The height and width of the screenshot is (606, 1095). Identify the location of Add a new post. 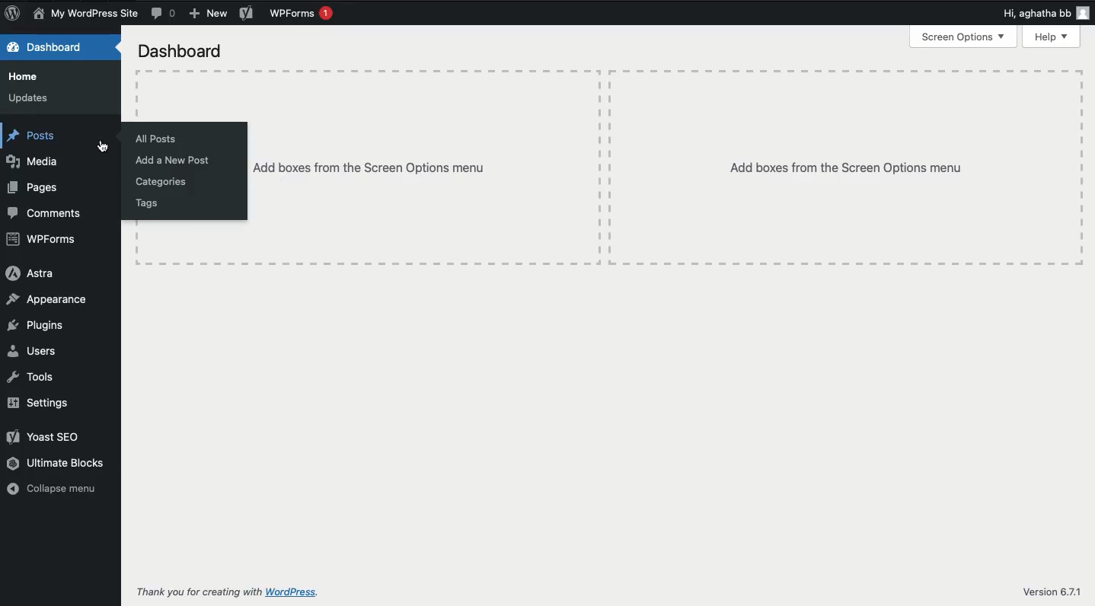
(173, 161).